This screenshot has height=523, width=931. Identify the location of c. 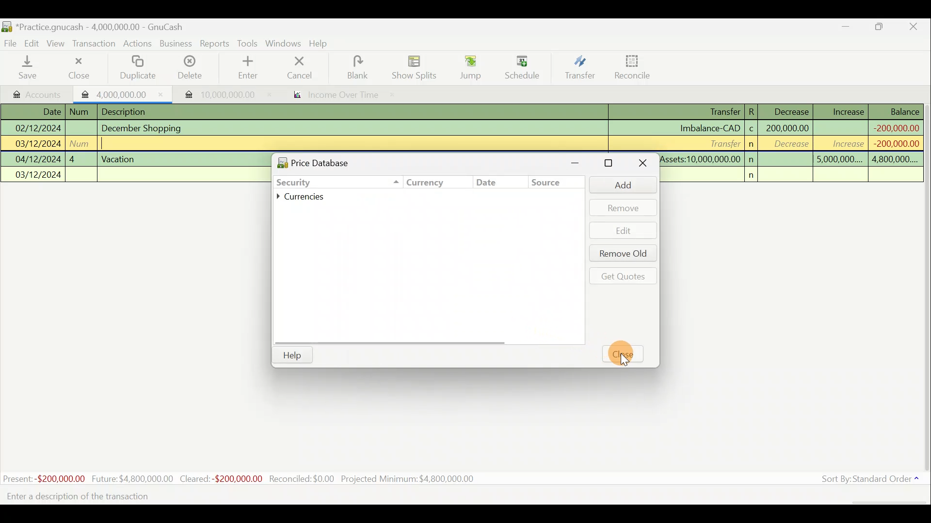
(752, 130).